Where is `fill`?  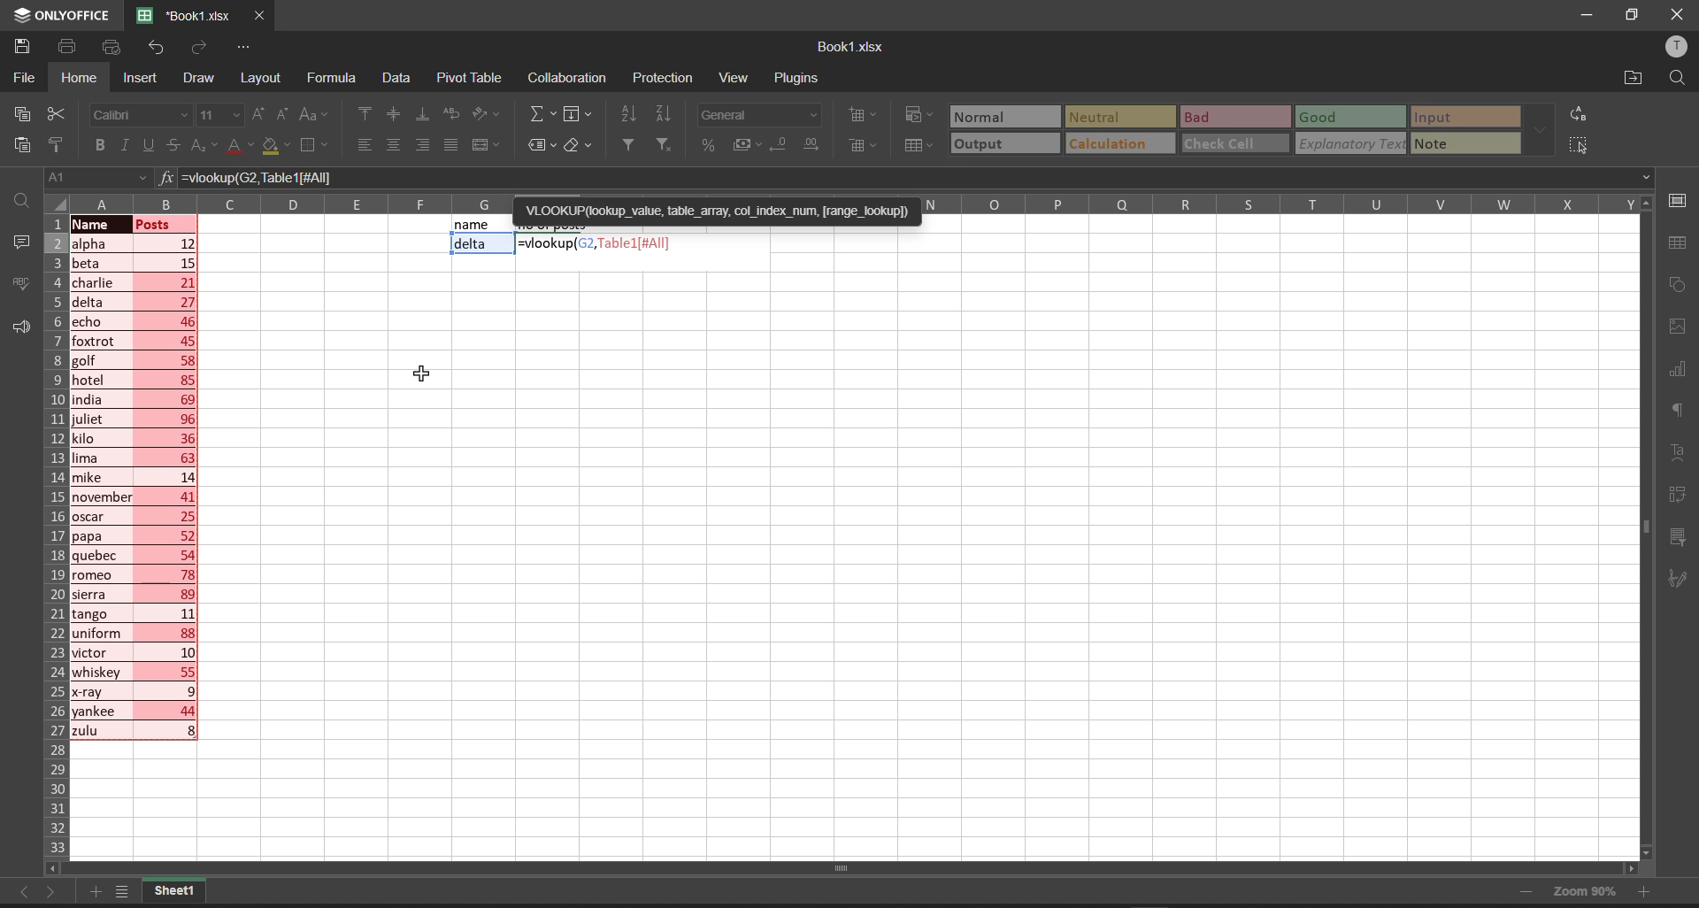 fill is located at coordinates (580, 115).